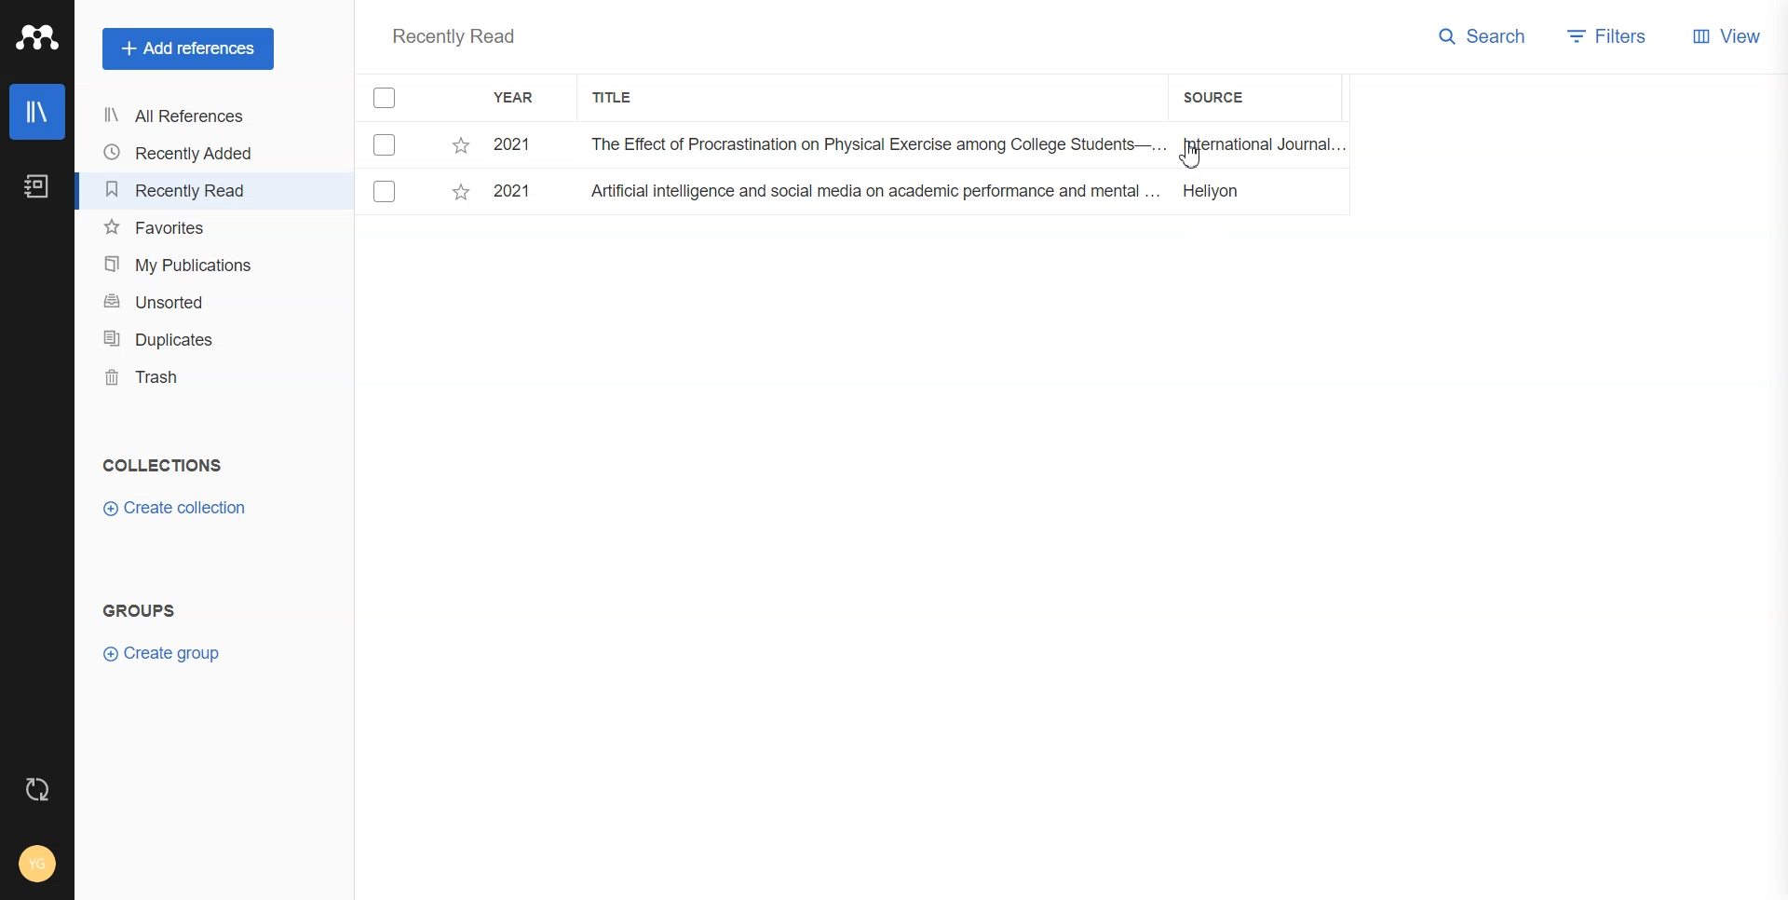  Describe the element at coordinates (188, 49) in the screenshot. I see `Add references` at that location.